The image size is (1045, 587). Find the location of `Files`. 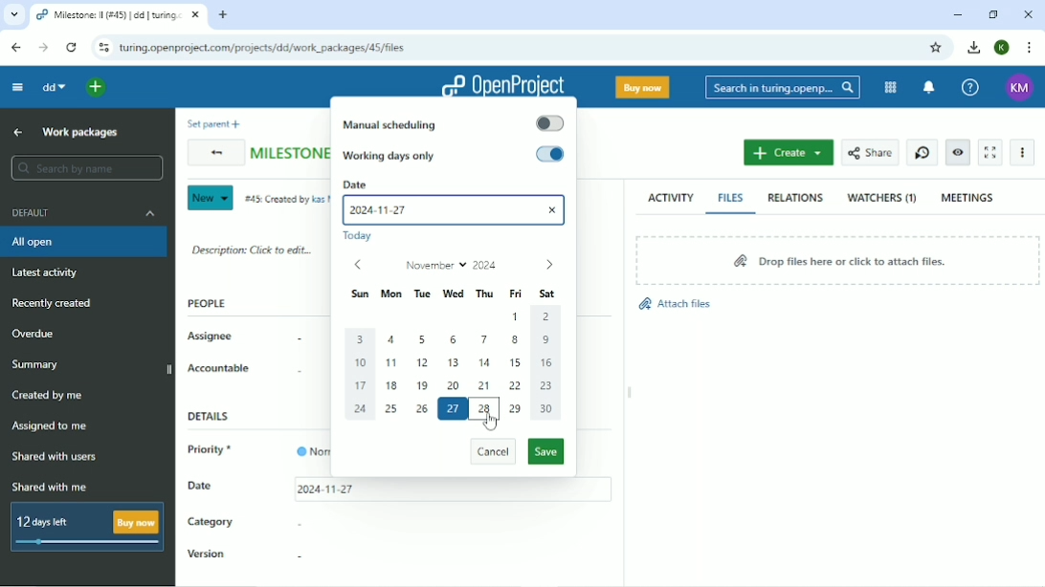

Files is located at coordinates (731, 197).